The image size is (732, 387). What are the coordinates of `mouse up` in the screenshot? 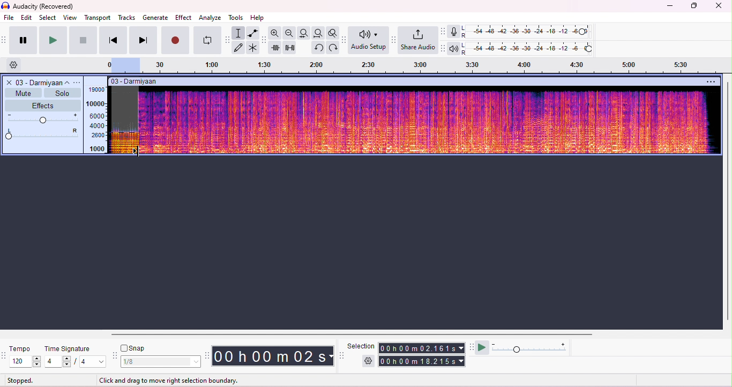 It's located at (137, 152).